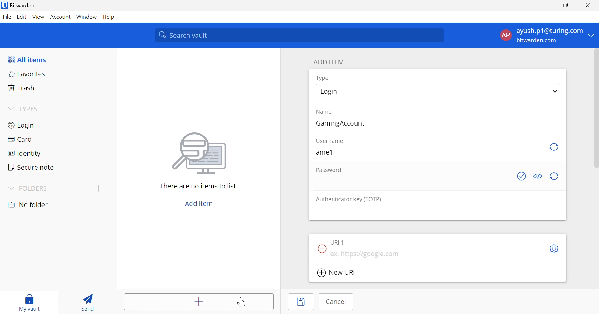 The height and width of the screenshot is (314, 599). I want to click on ayush.p1@turing.com, so click(551, 32).